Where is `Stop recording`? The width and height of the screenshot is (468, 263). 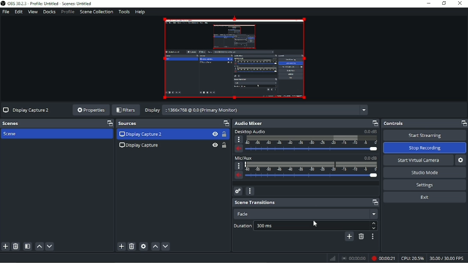 Stop recording is located at coordinates (354, 258).